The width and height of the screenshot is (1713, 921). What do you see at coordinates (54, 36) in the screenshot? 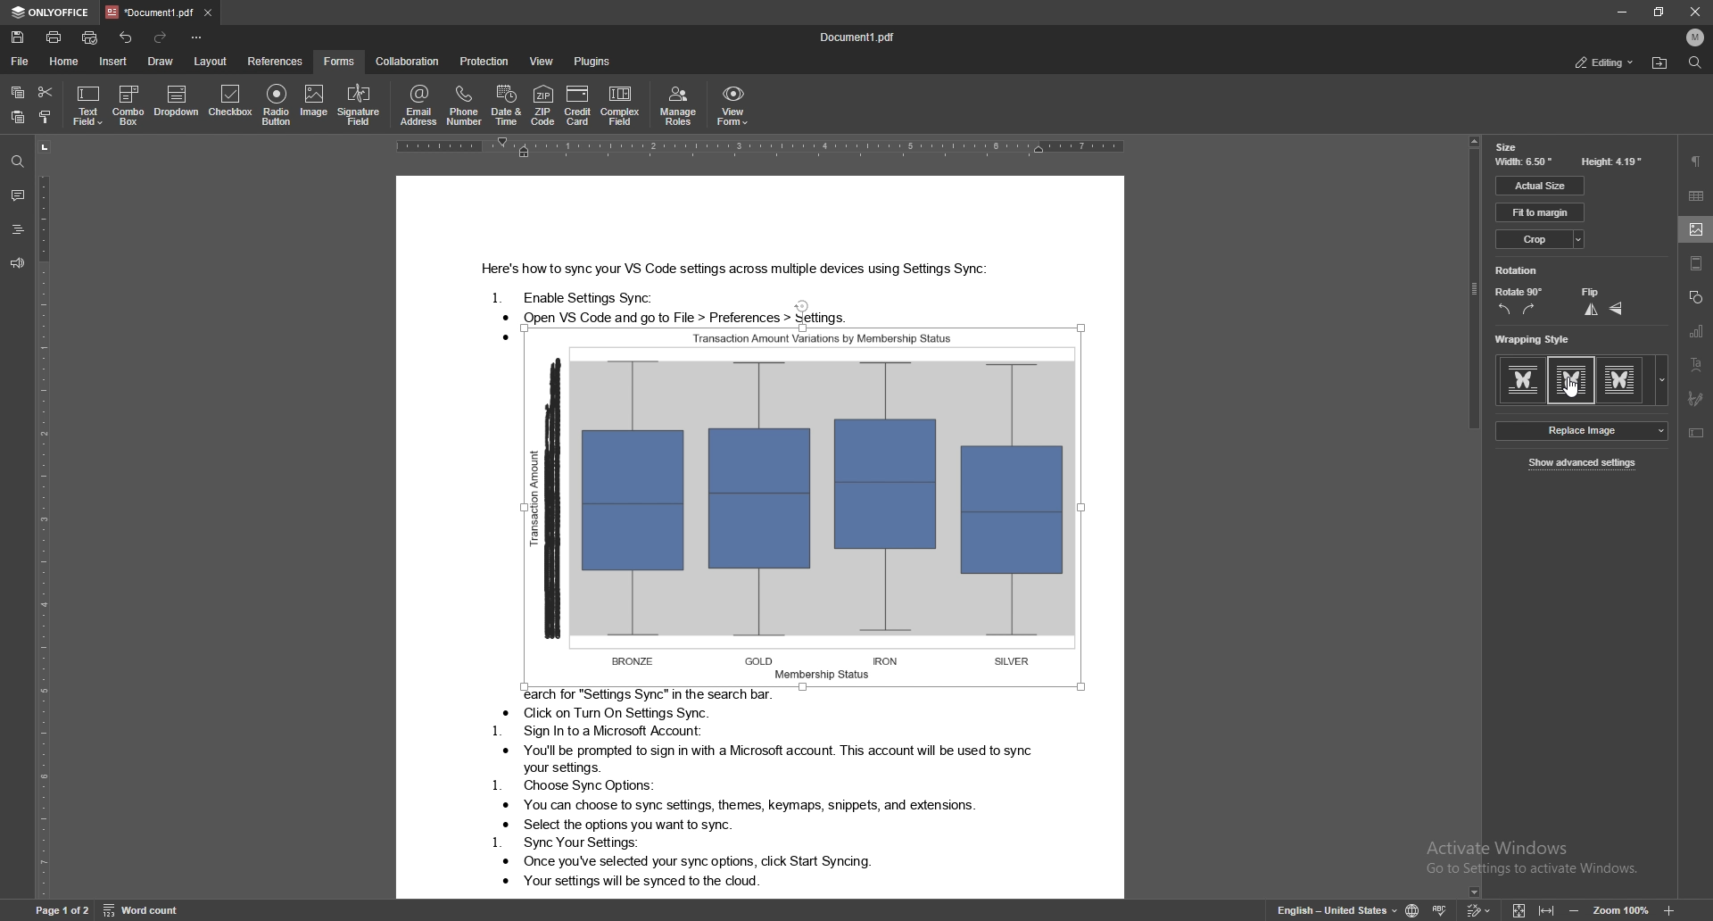
I see `print` at bounding box center [54, 36].